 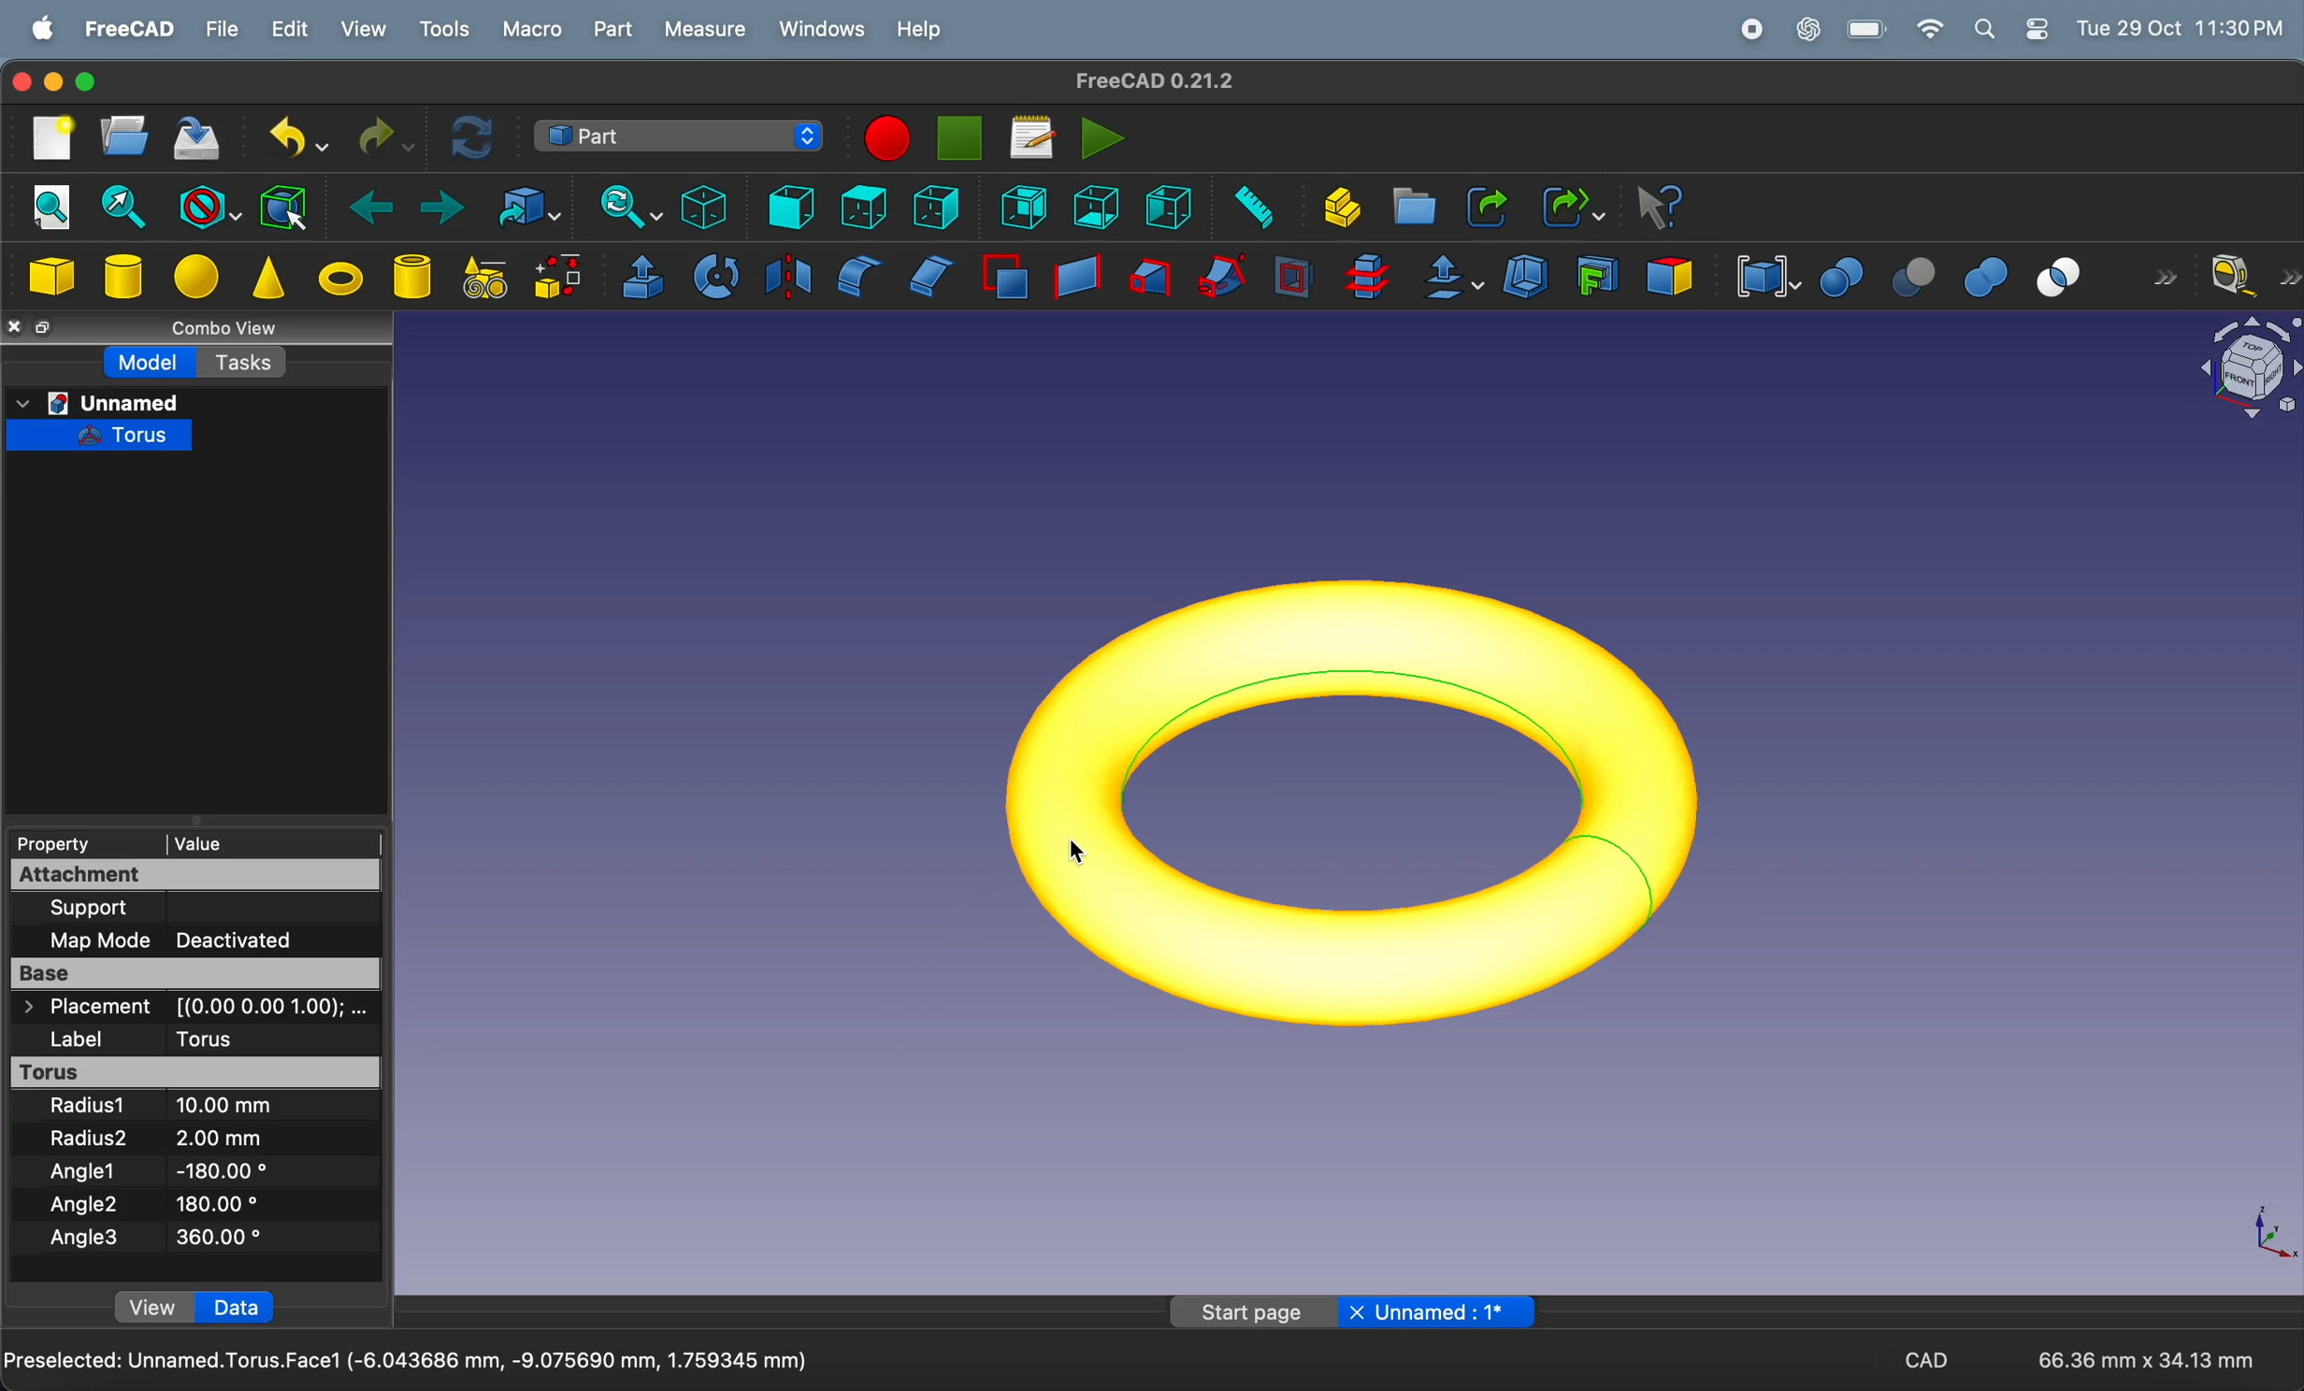 What do you see at coordinates (22, 81) in the screenshot?
I see `closing window` at bounding box center [22, 81].